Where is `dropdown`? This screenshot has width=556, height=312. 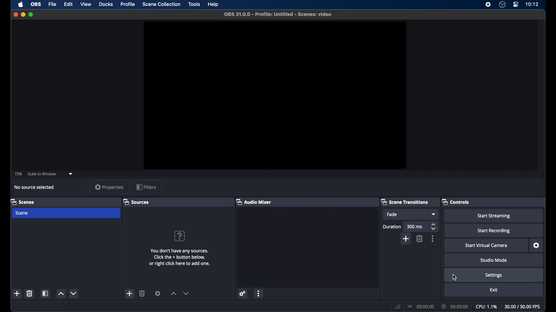
dropdown is located at coordinates (433, 214).